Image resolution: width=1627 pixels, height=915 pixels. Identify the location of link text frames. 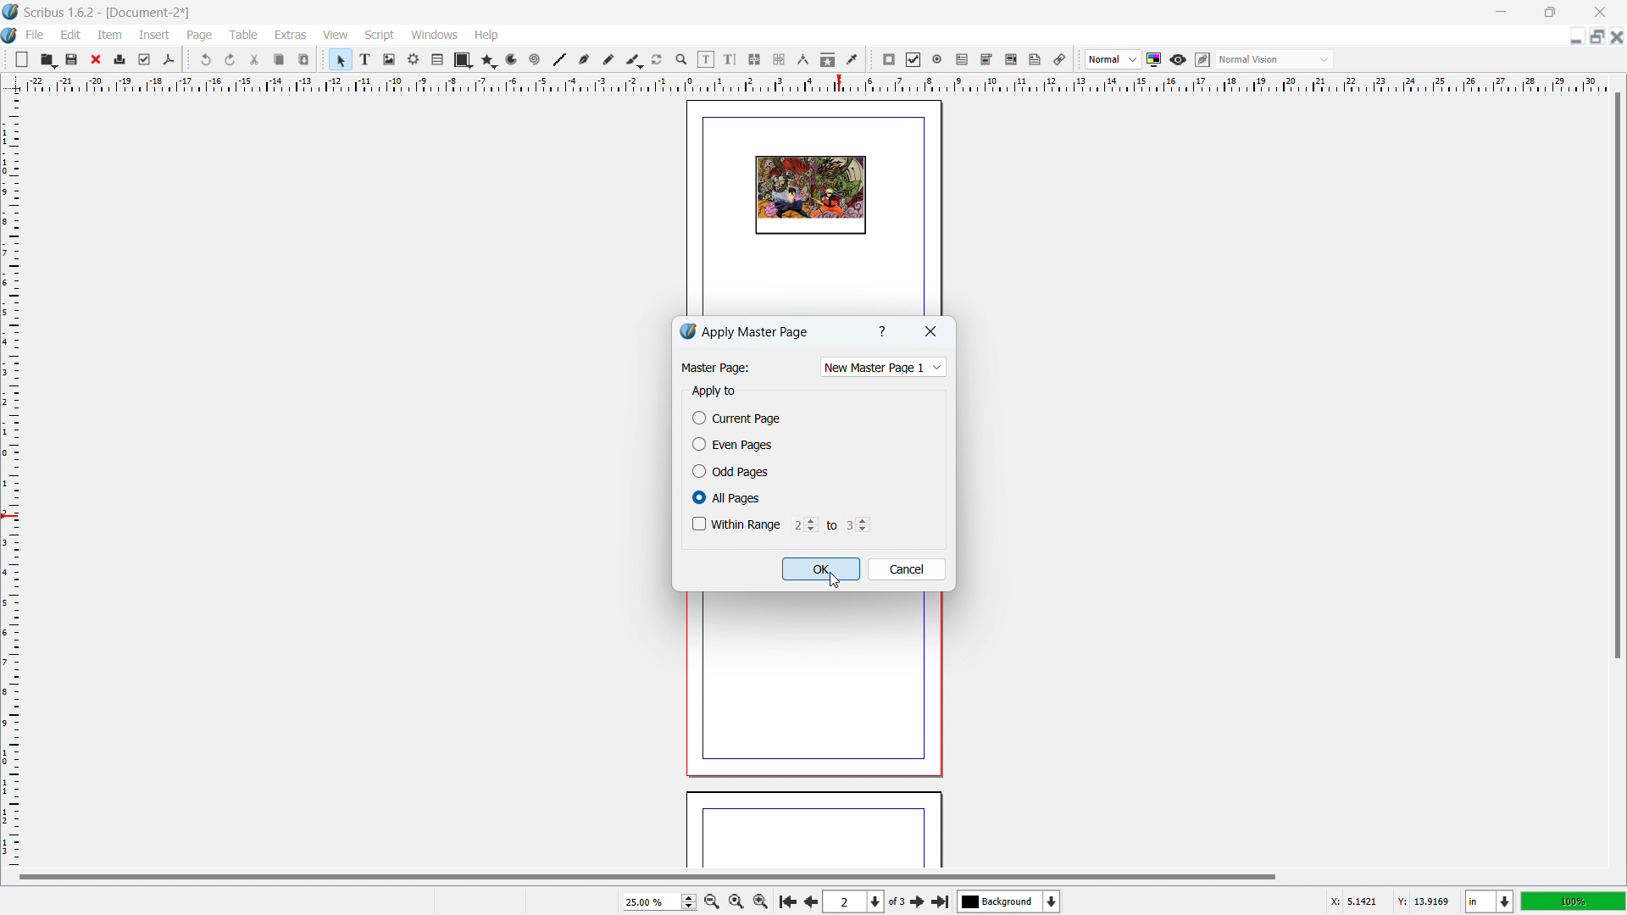
(755, 60).